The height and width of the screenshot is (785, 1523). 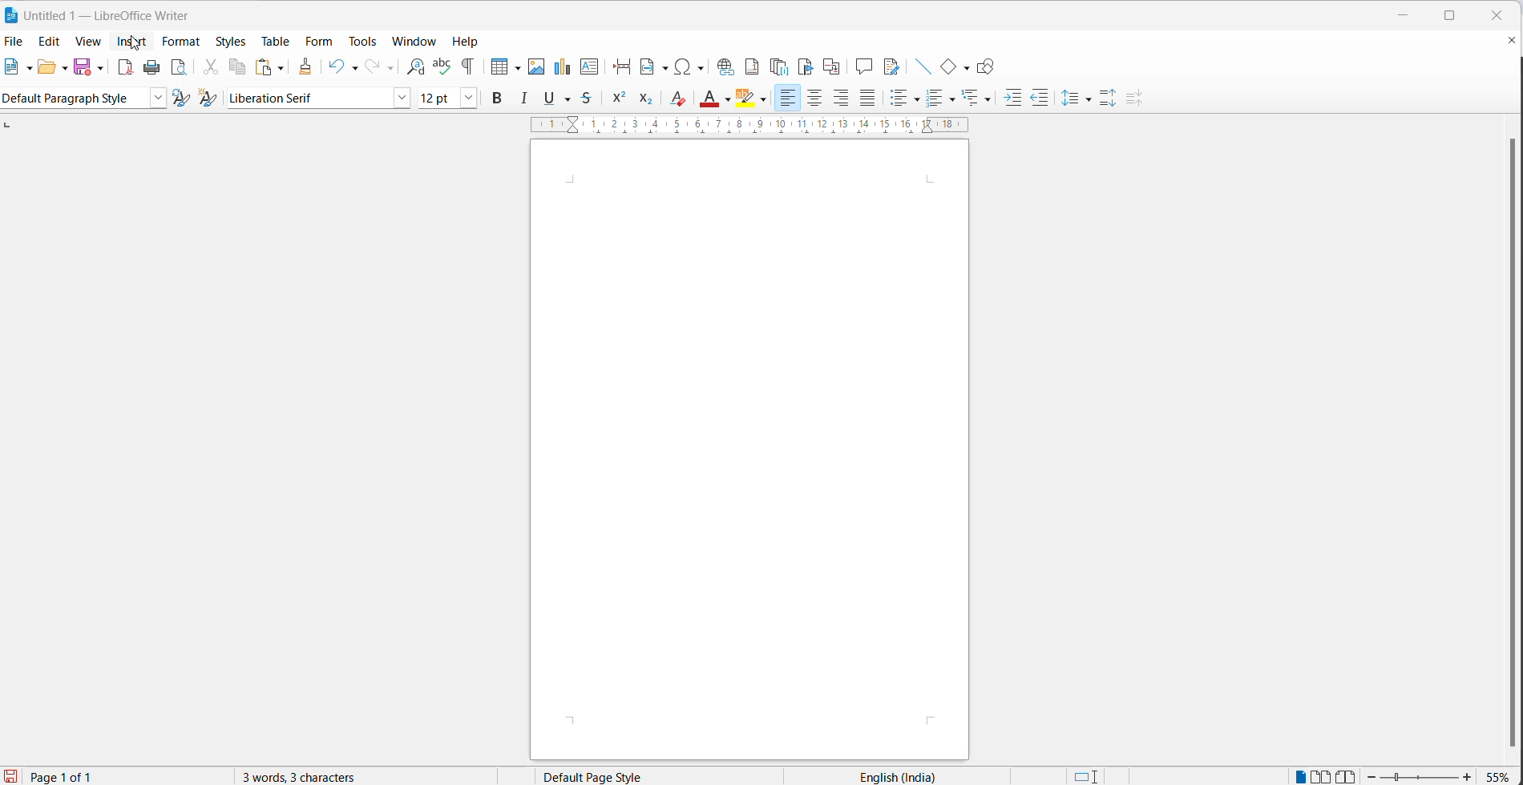 What do you see at coordinates (180, 98) in the screenshot?
I see `update selected style` at bounding box center [180, 98].